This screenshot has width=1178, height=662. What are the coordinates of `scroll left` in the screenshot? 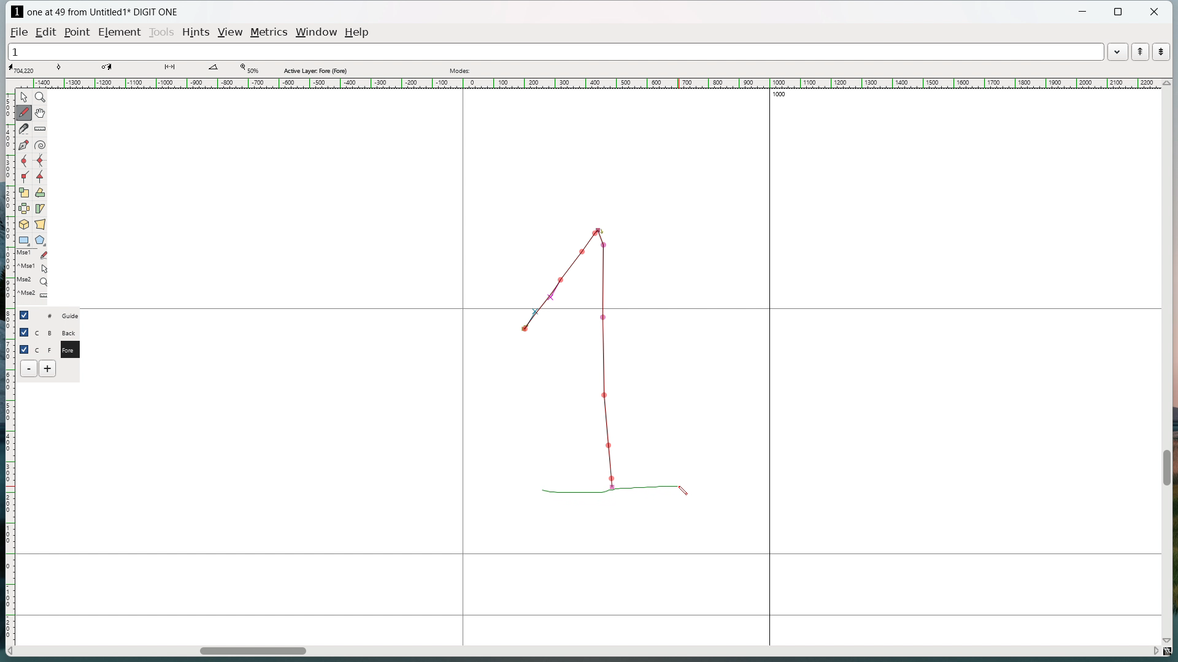 It's located at (11, 652).